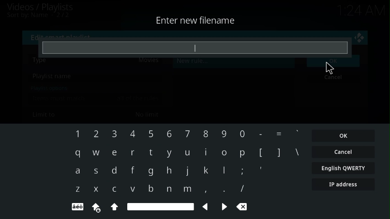 Image resolution: width=390 pixels, height=219 pixels. What do you see at coordinates (168, 153) in the screenshot?
I see `y` at bounding box center [168, 153].